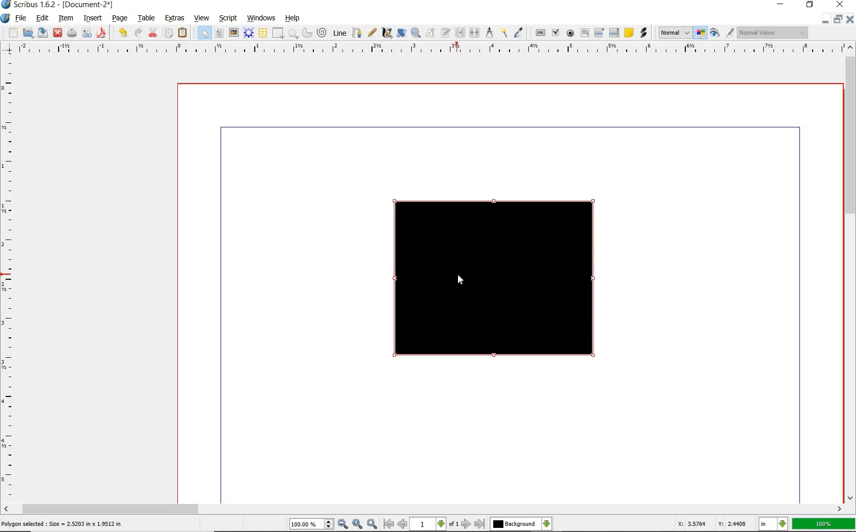 This screenshot has width=856, height=532. What do you see at coordinates (614, 32) in the screenshot?
I see `pdf list box` at bounding box center [614, 32].